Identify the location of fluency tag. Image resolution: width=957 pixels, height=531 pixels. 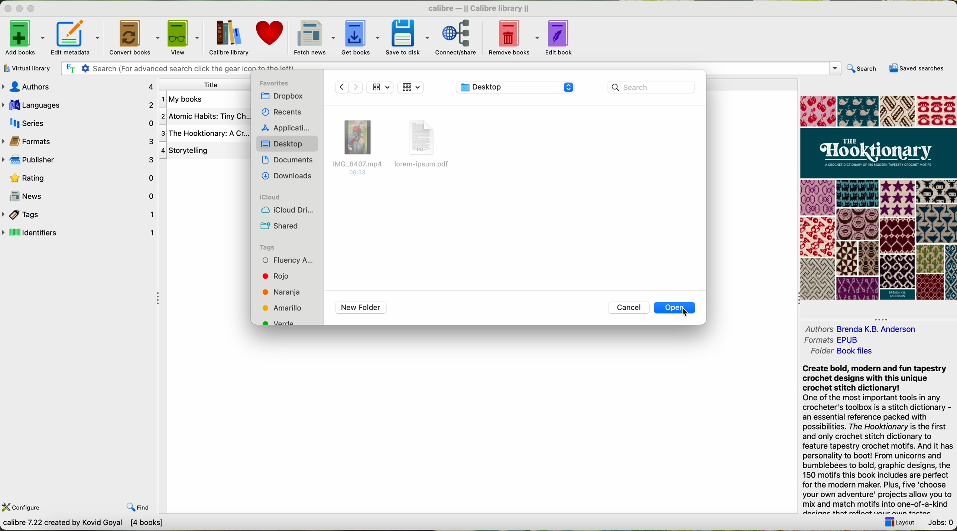
(290, 260).